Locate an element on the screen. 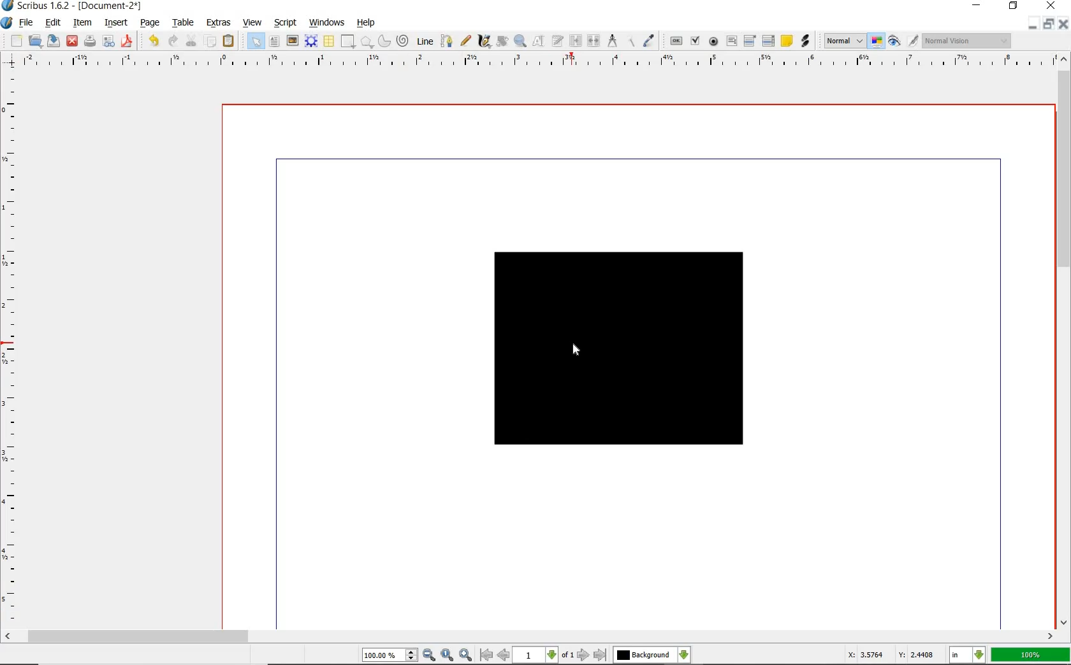 Image resolution: width=1071 pixels, height=665 pixels. select the current unit is located at coordinates (968, 655).